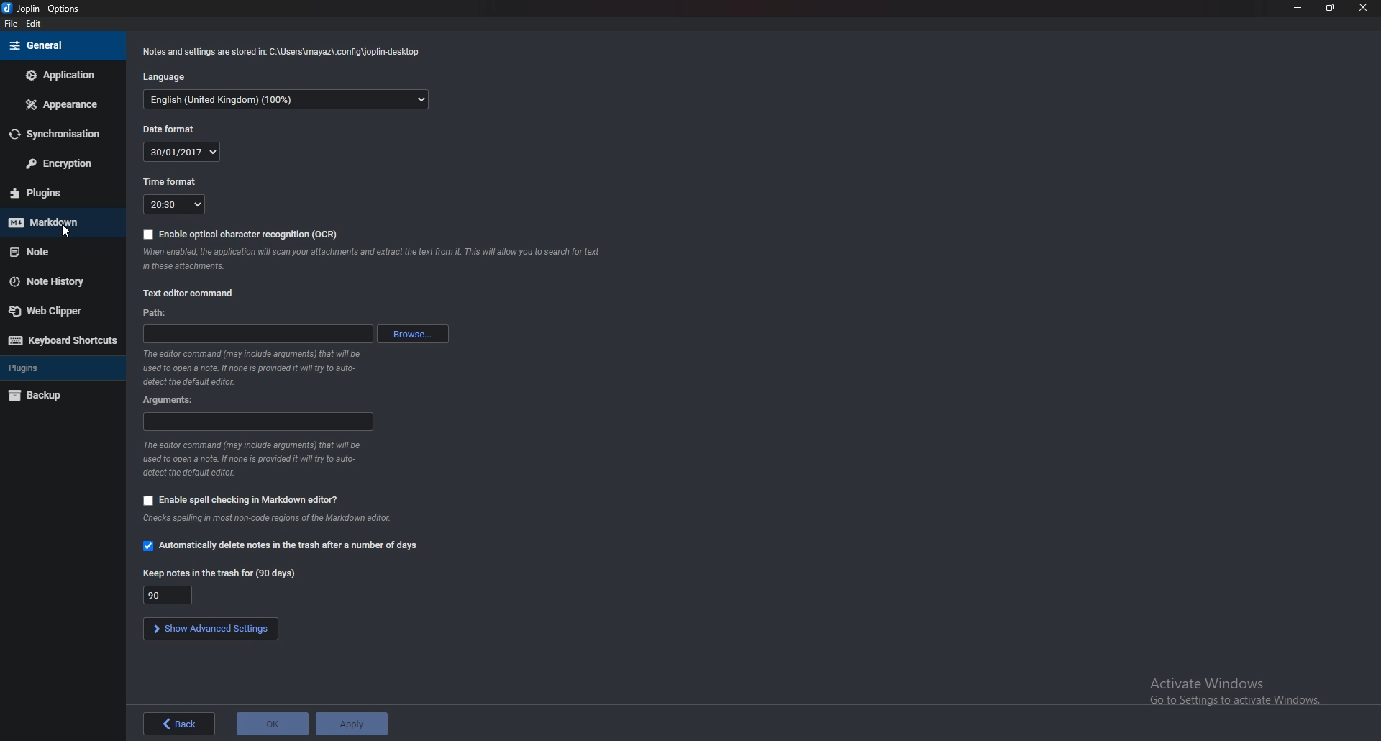 This screenshot has width=1381, height=741. Describe the element at coordinates (60, 368) in the screenshot. I see `Plugins` at that location.